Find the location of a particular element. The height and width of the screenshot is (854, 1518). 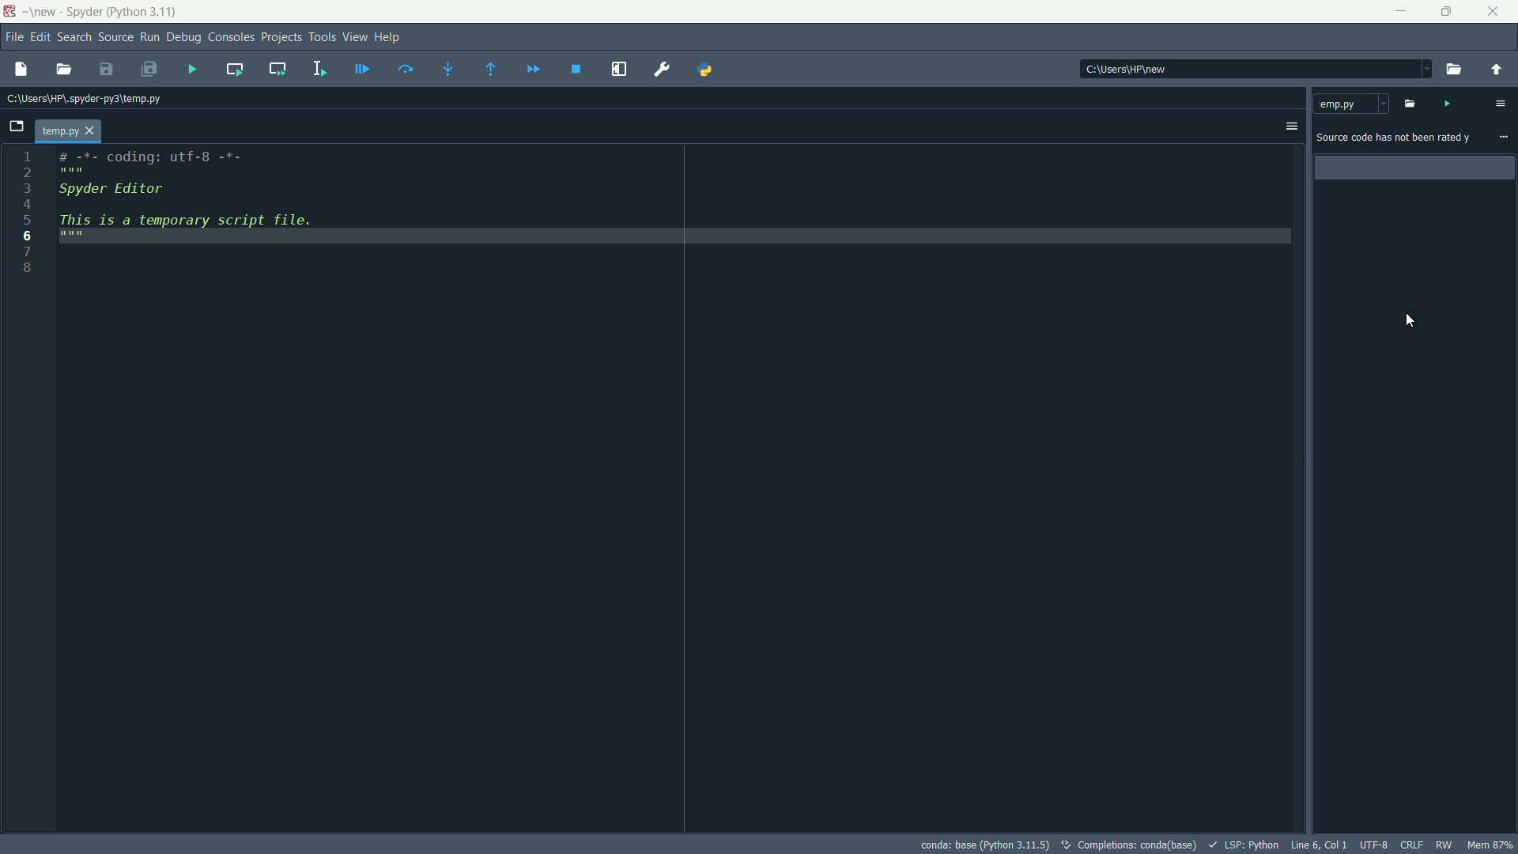

python 3.11 is located at coordinates (143, 13).